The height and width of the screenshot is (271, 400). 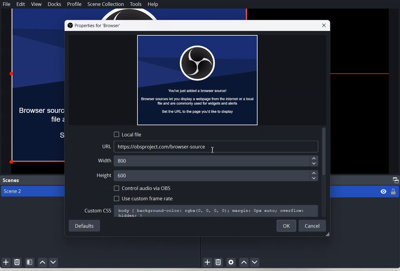 What do you see at coordinates (325, 25) in the screenshot?
I see `Close` at bounding box center [325, 25].